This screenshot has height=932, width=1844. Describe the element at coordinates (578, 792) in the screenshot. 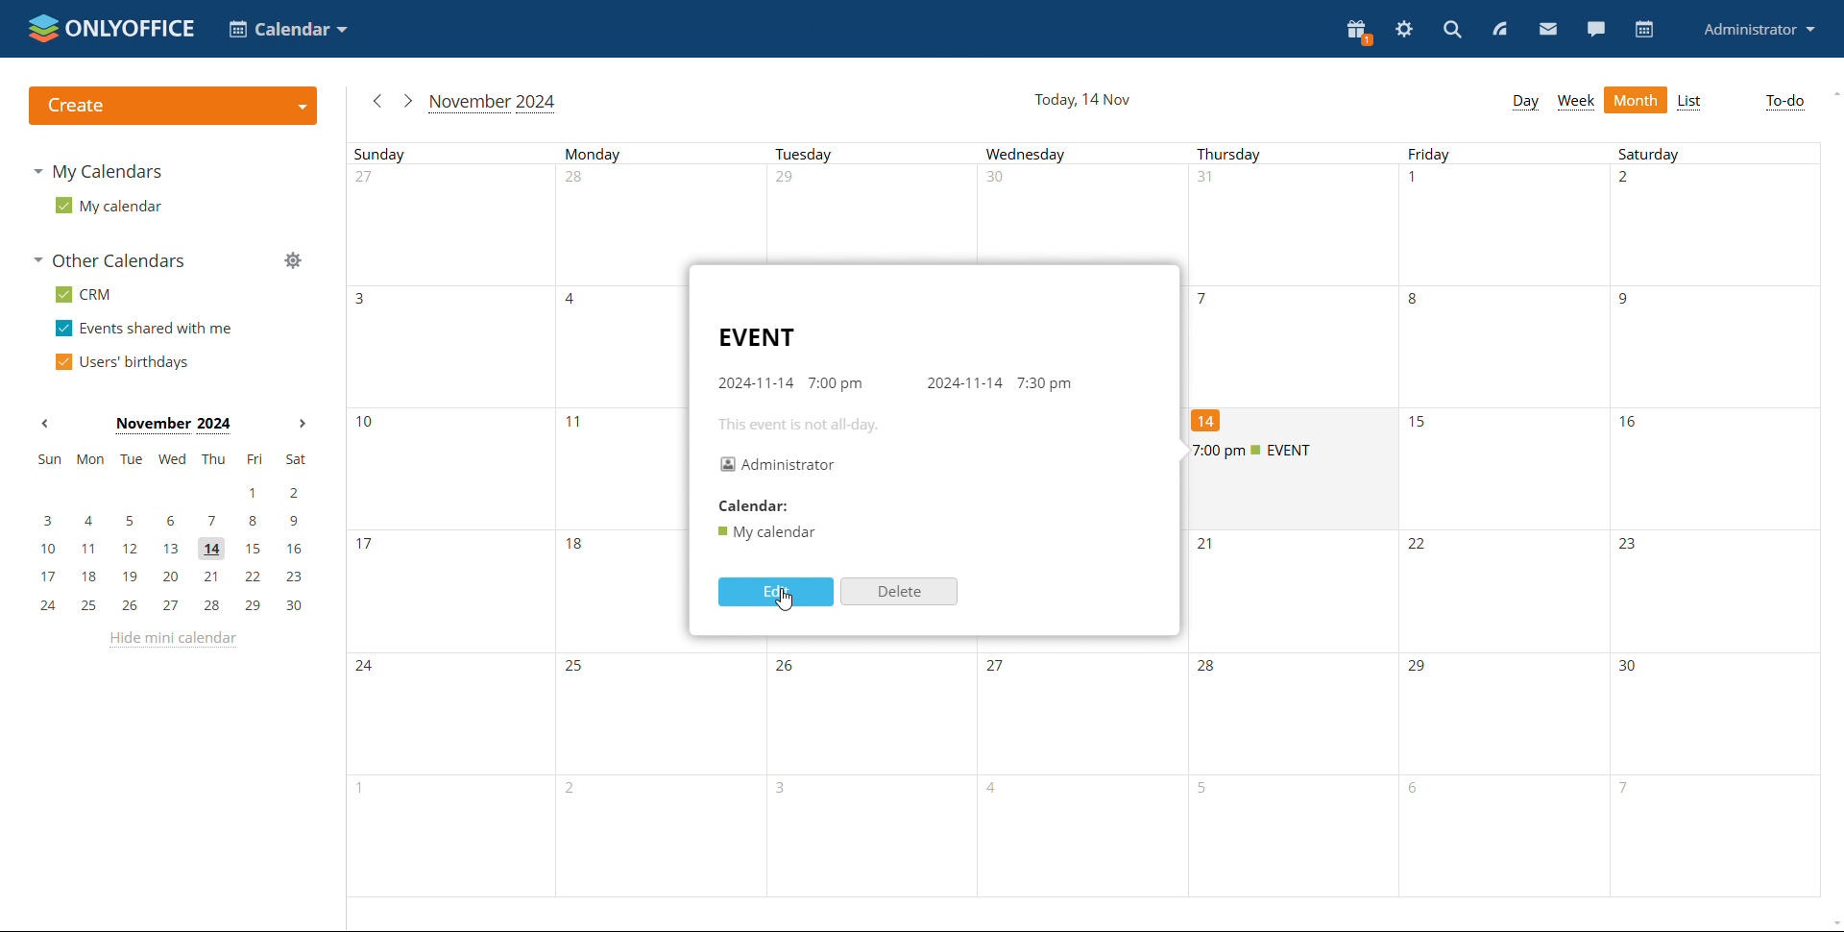

I see `number` at that location.